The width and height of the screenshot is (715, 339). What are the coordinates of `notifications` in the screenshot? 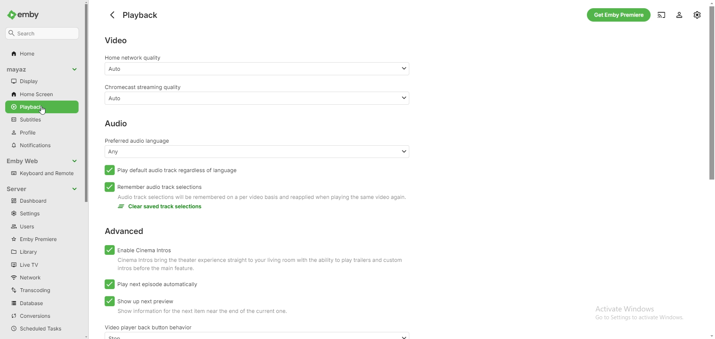 It's located at (41, 145).